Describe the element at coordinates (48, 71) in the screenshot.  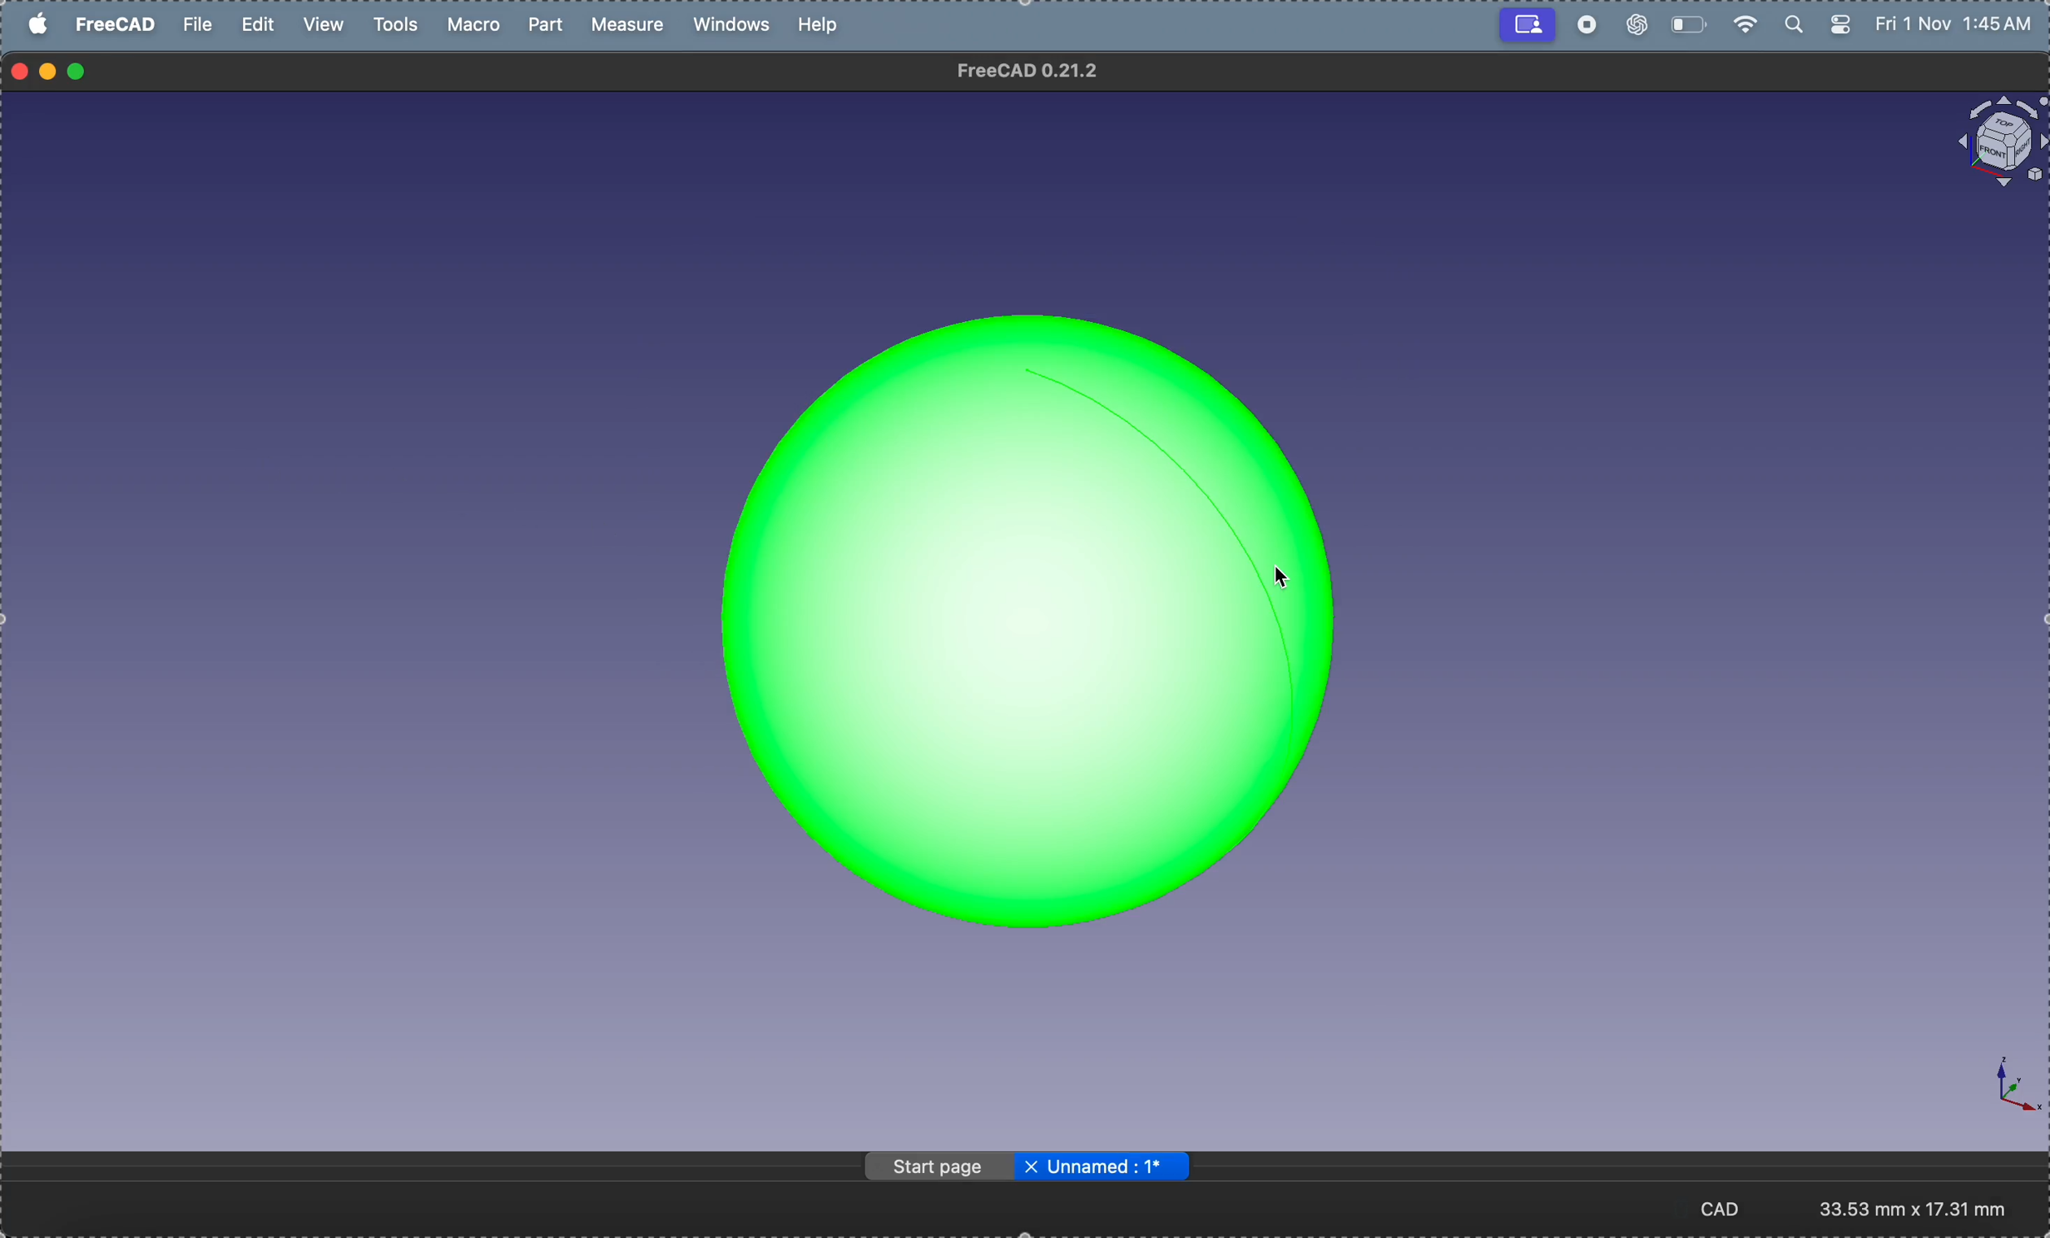
I see `minimize` at that location.